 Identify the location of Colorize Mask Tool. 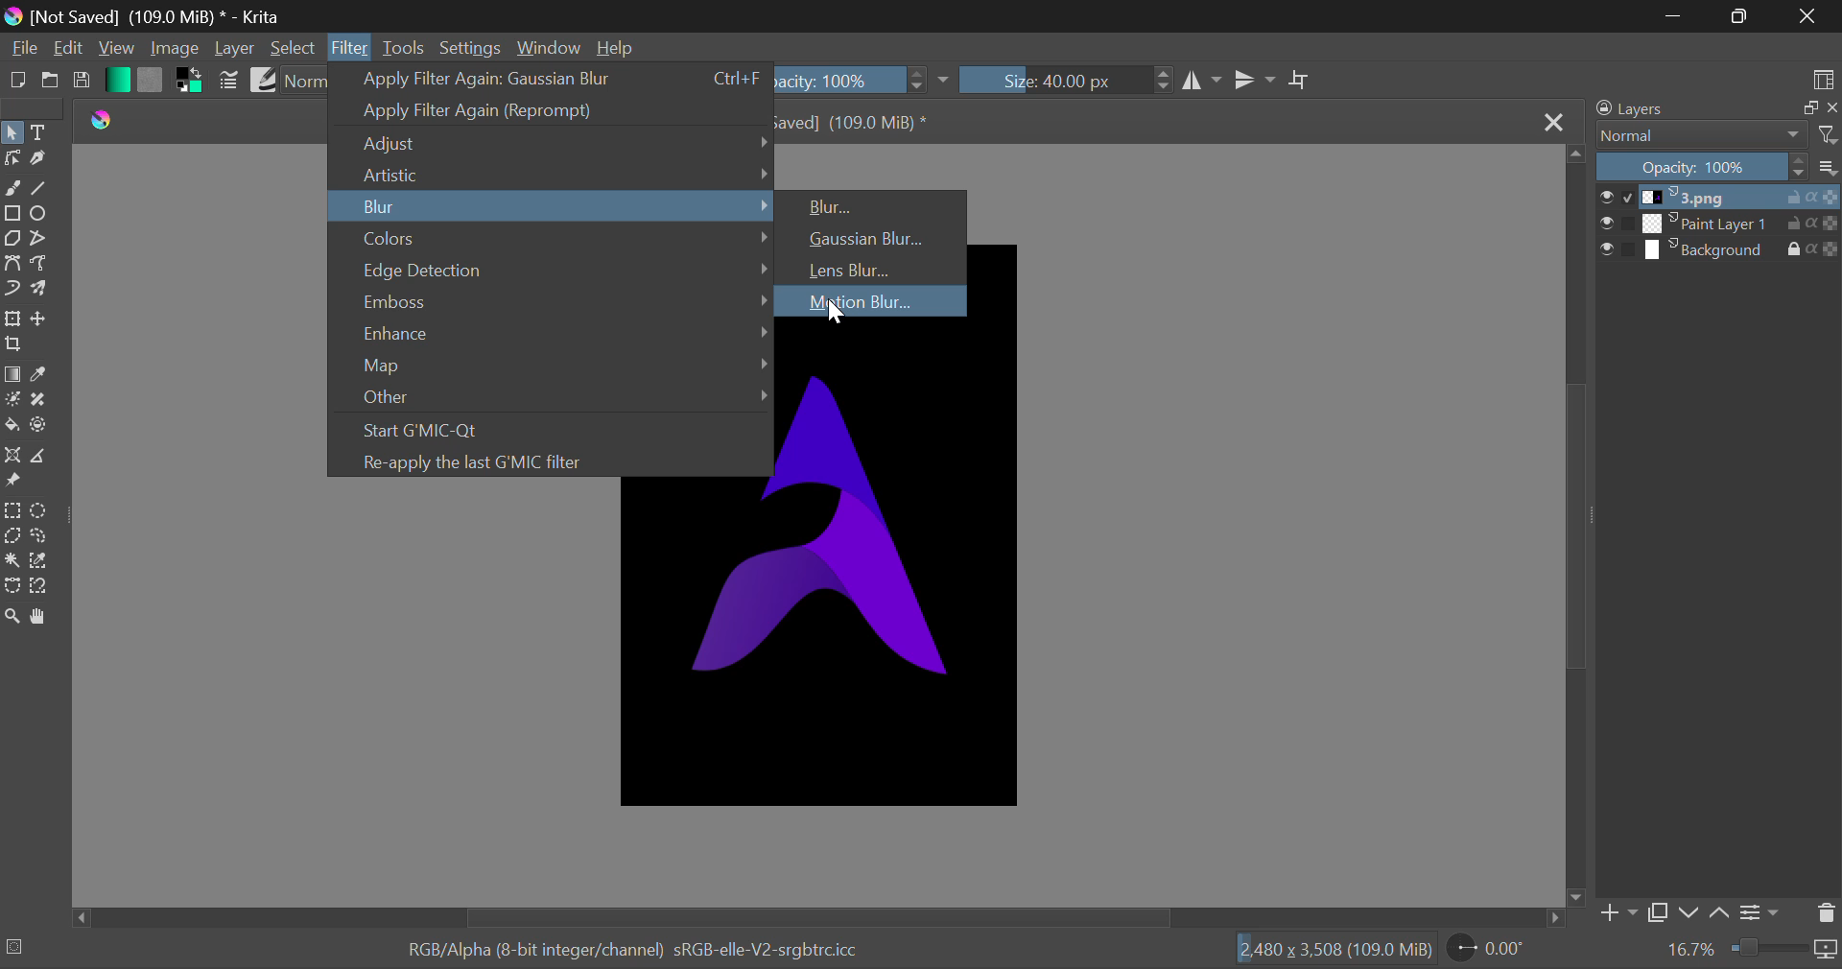
(12, 399).